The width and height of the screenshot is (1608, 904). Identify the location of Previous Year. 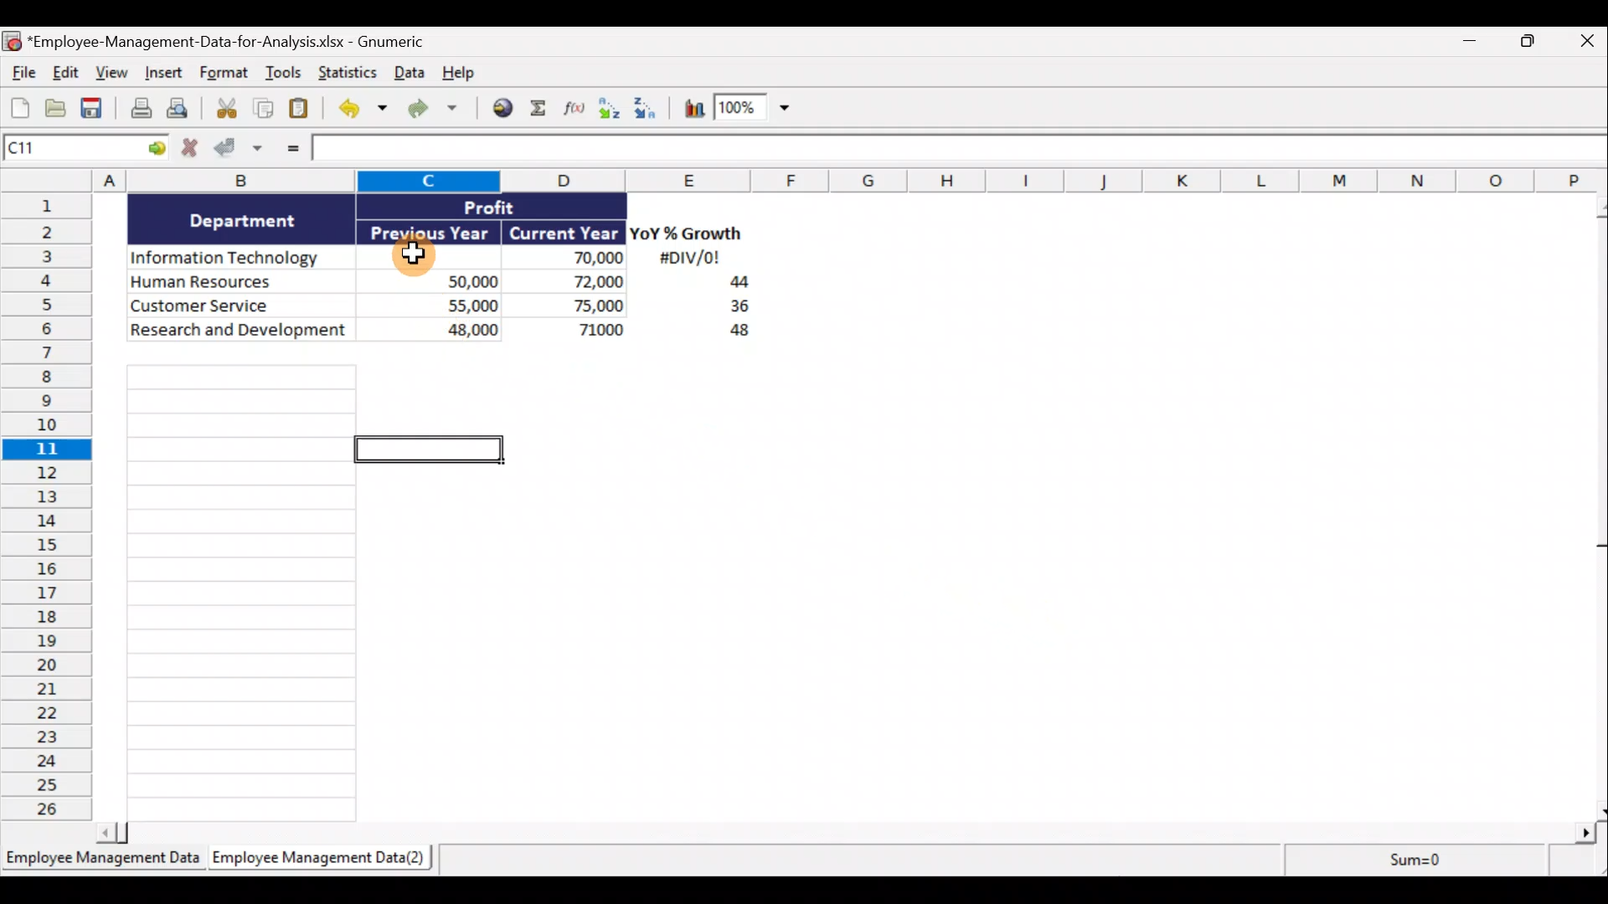
(430, 229).